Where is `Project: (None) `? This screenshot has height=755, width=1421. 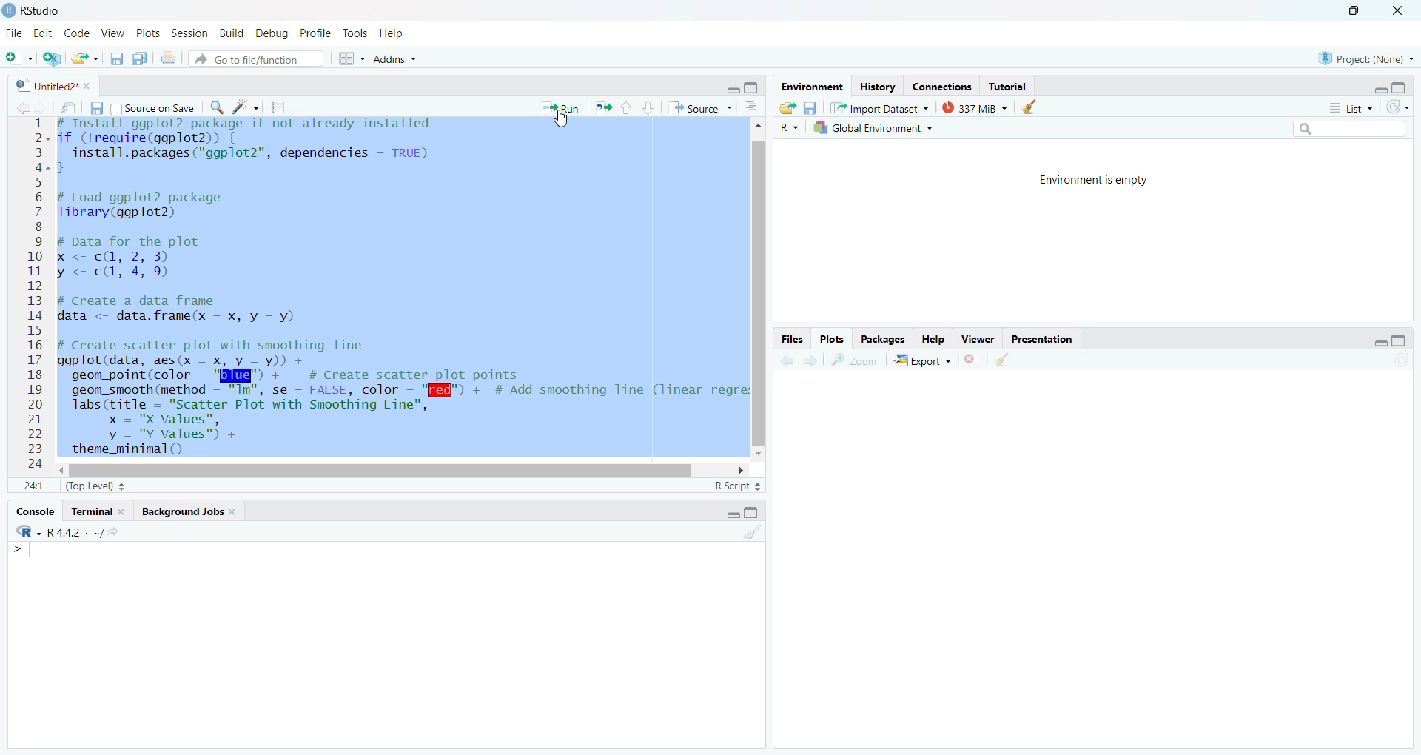
Project: (None)  is located at coordinates (1365, 57).